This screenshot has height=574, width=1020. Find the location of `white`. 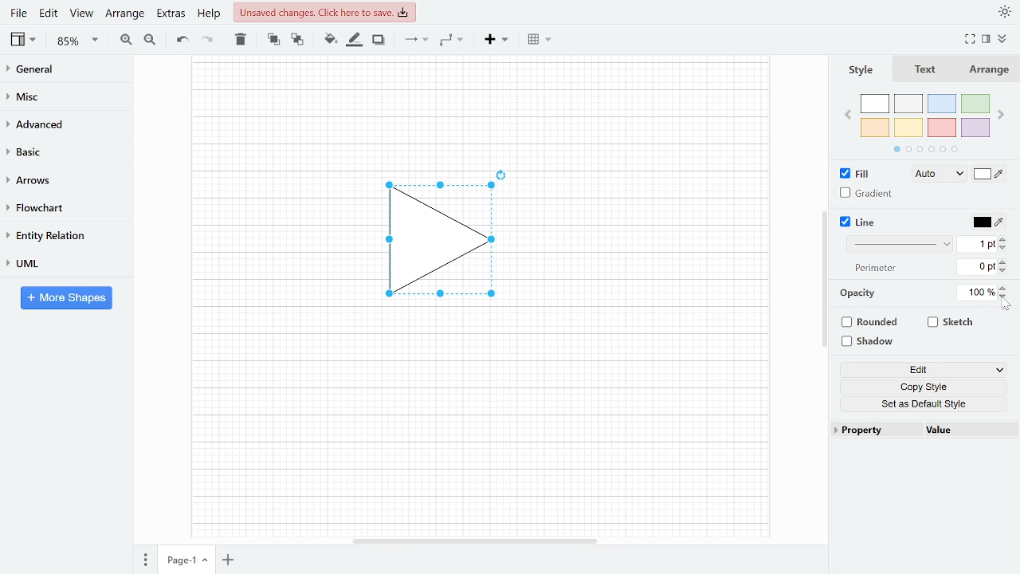

white is located at coordinates (875, 104).